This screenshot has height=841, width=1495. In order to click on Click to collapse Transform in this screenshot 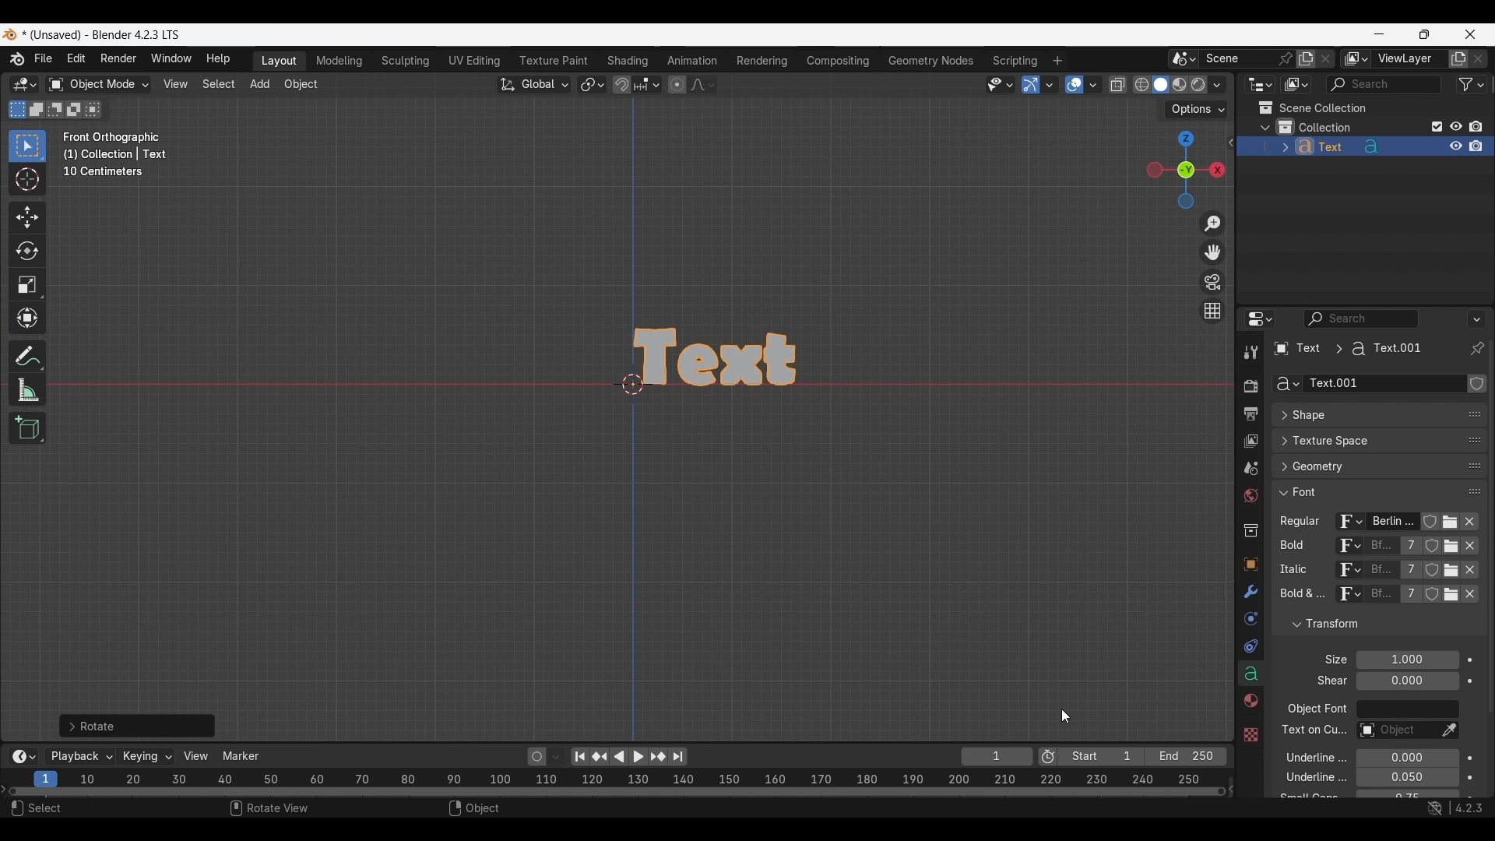, I will do `click(1366, 625)`.